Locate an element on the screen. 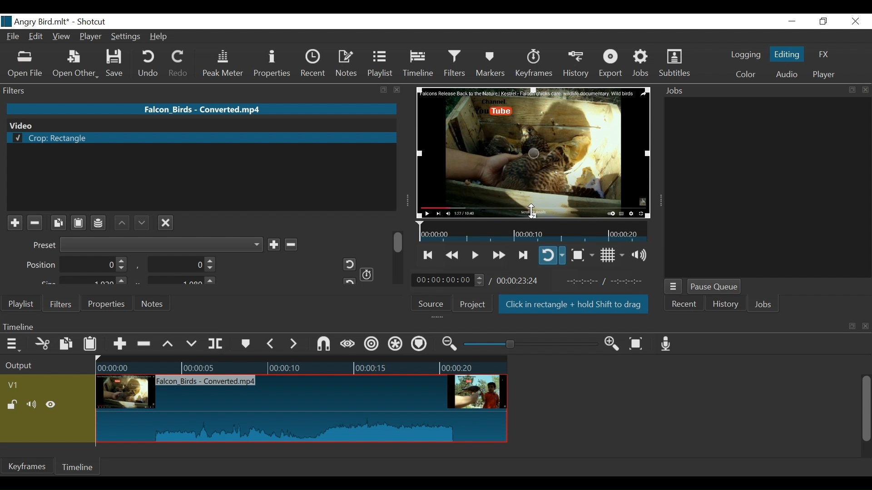 This screenshot has width=872, height=490. Copy is located at coordinates (67, 345).